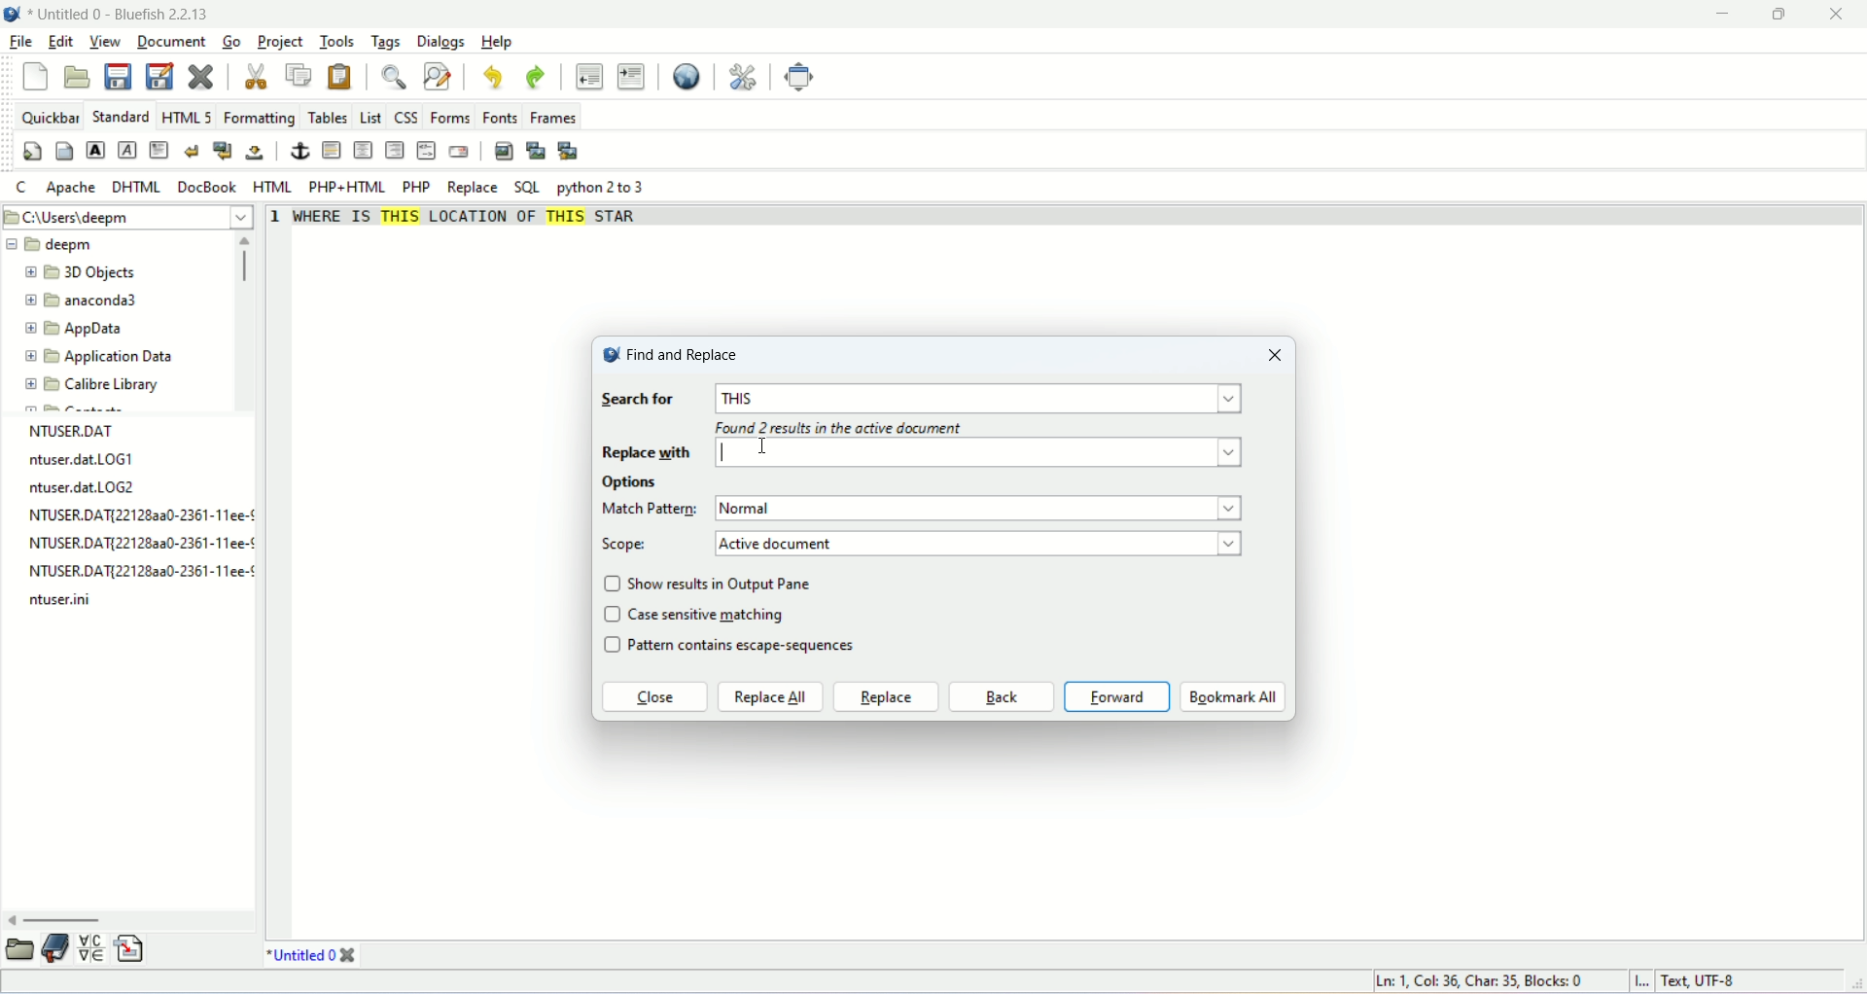 The width and height of the screenshot is (1867, 994). Describe the element at coordinates (371, 117) in the screenshot. I see `list` at that location.